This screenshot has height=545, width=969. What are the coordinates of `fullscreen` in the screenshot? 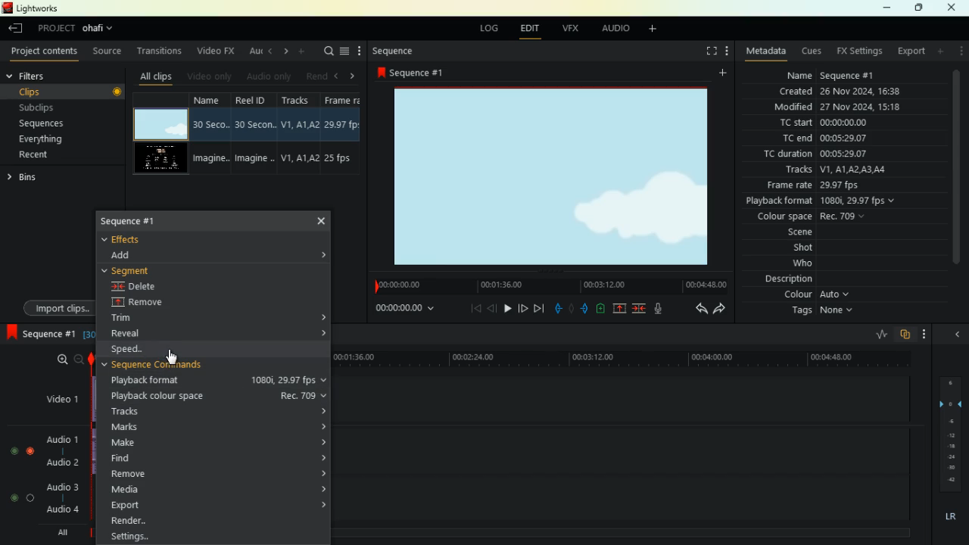 It's located at (704, 51).